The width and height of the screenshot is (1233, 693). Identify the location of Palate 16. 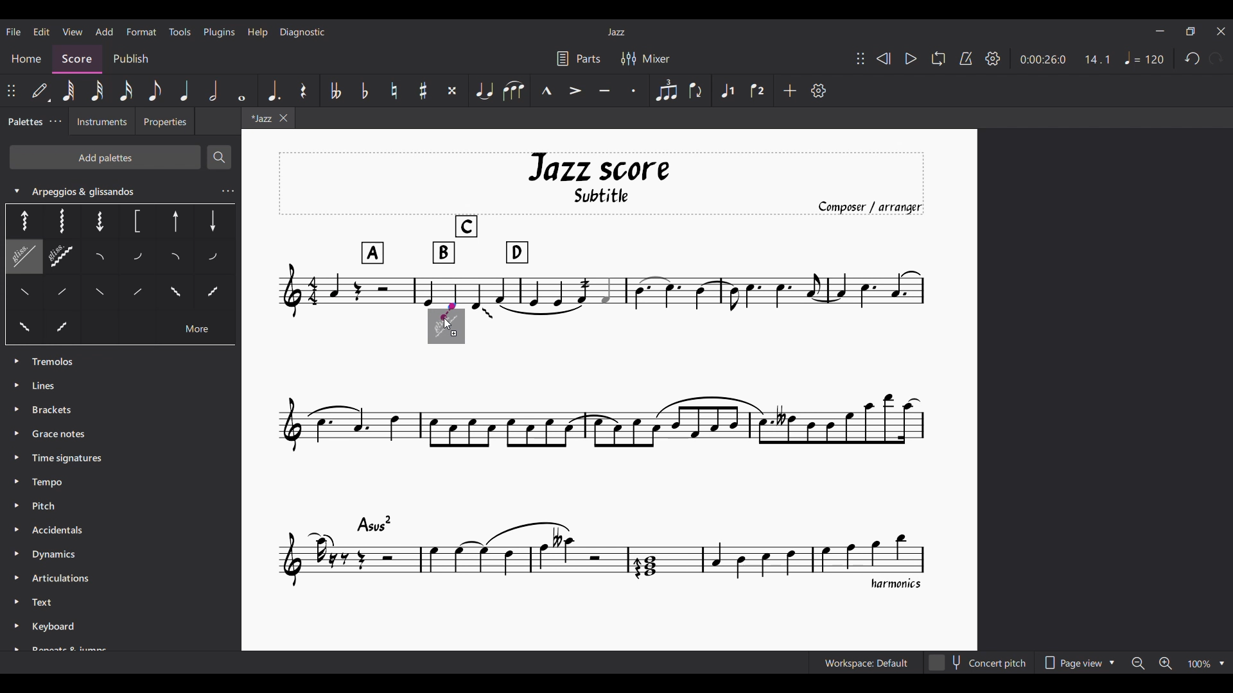
(173, 295).